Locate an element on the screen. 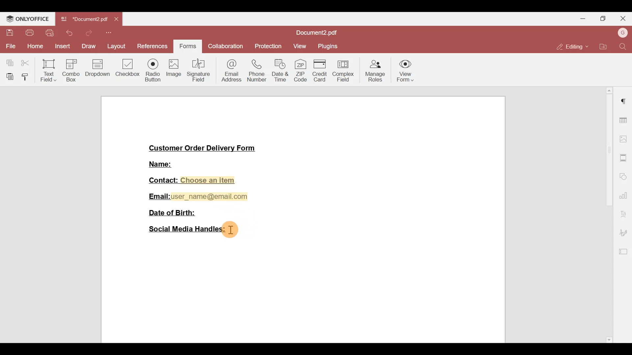 The width and height of the screenshot is (632, 355). Table settings is located at coordinates (624, 119).